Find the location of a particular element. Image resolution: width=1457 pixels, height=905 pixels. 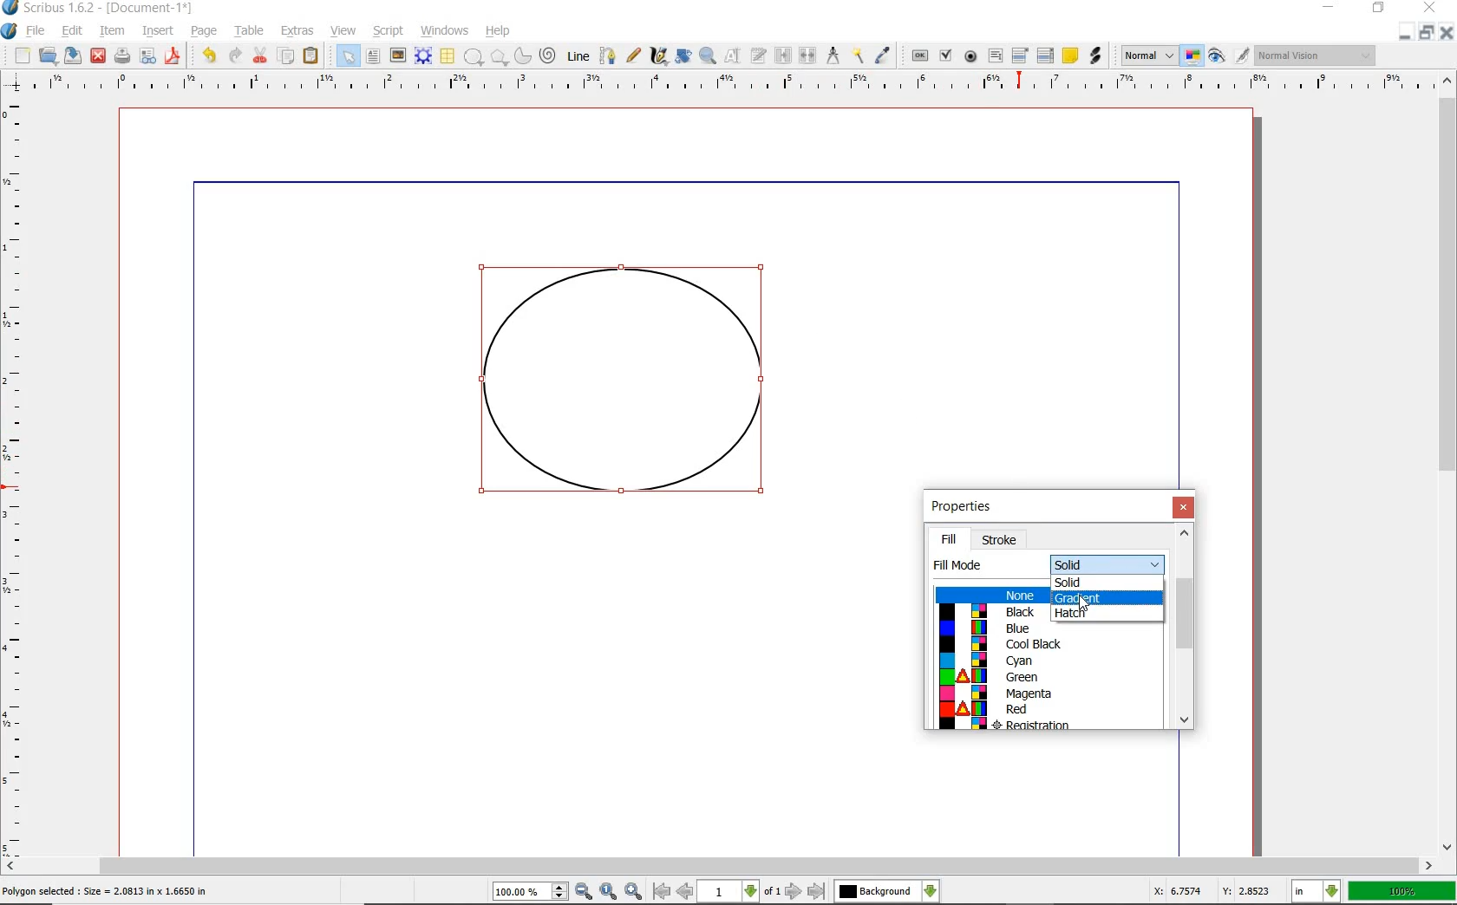

ZOOM IN OR OUT is located at coordinates (707, 56).